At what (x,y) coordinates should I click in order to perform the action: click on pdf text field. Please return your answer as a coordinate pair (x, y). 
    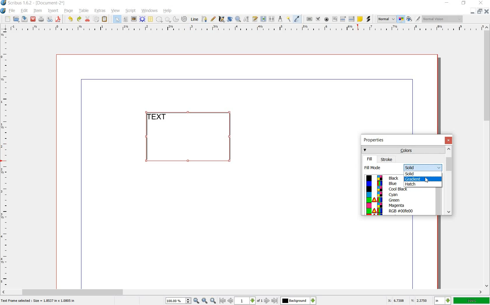
    Looking at the image, I should click on (335, 19).